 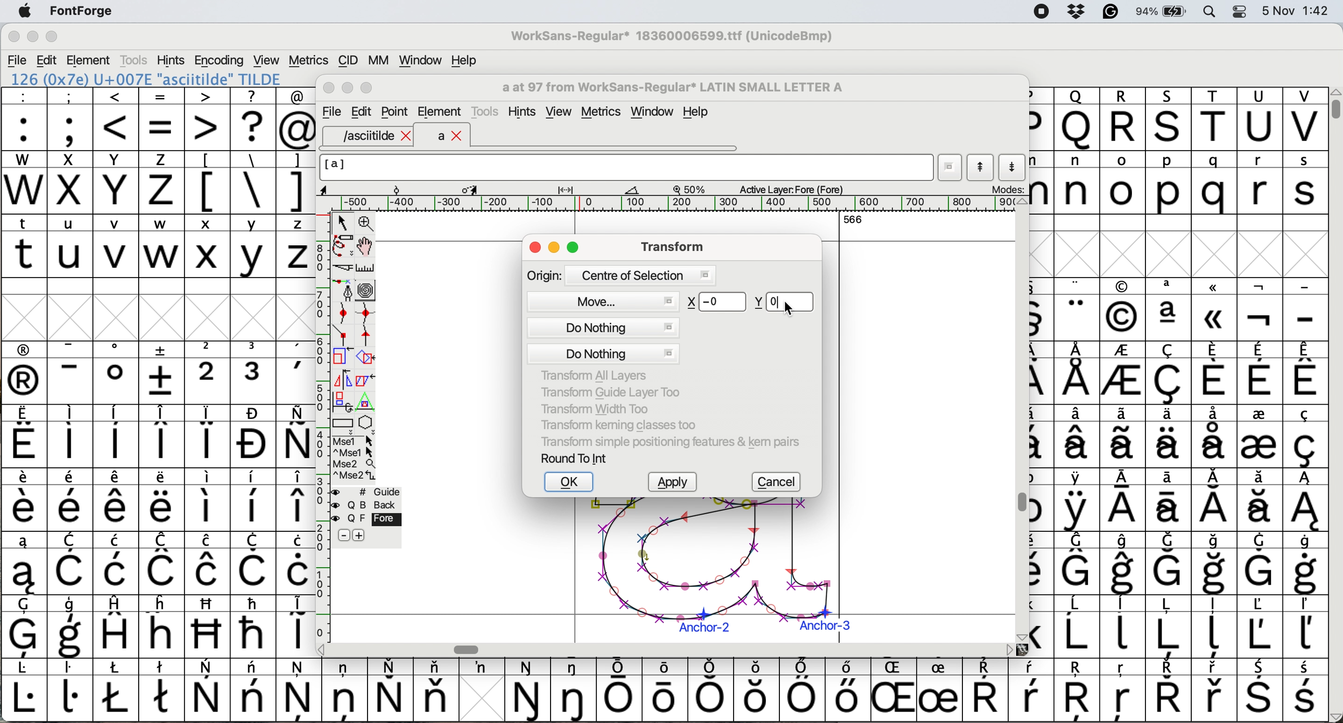 I want to click on symbol, so click(x=296, y=500).